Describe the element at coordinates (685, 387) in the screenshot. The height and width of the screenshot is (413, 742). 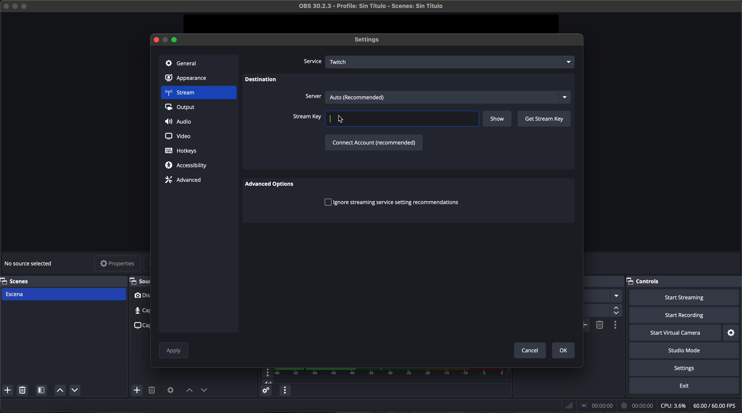
I see `exit` at that location.